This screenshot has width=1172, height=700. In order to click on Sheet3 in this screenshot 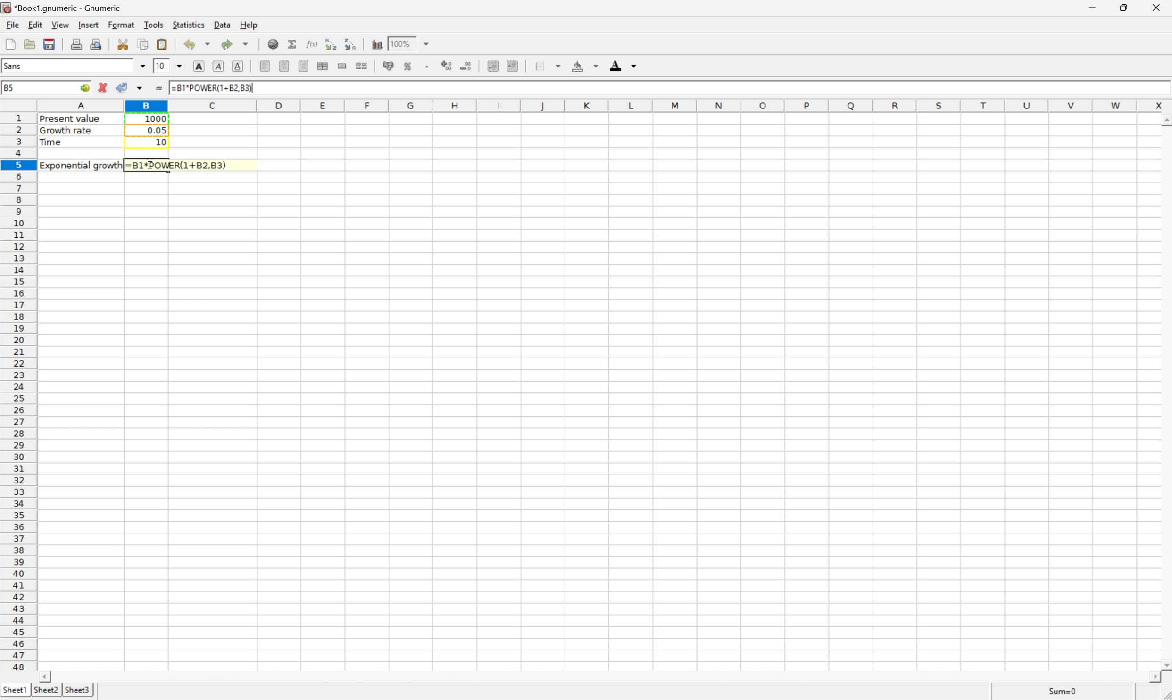, I will do `click(78, 690)`.